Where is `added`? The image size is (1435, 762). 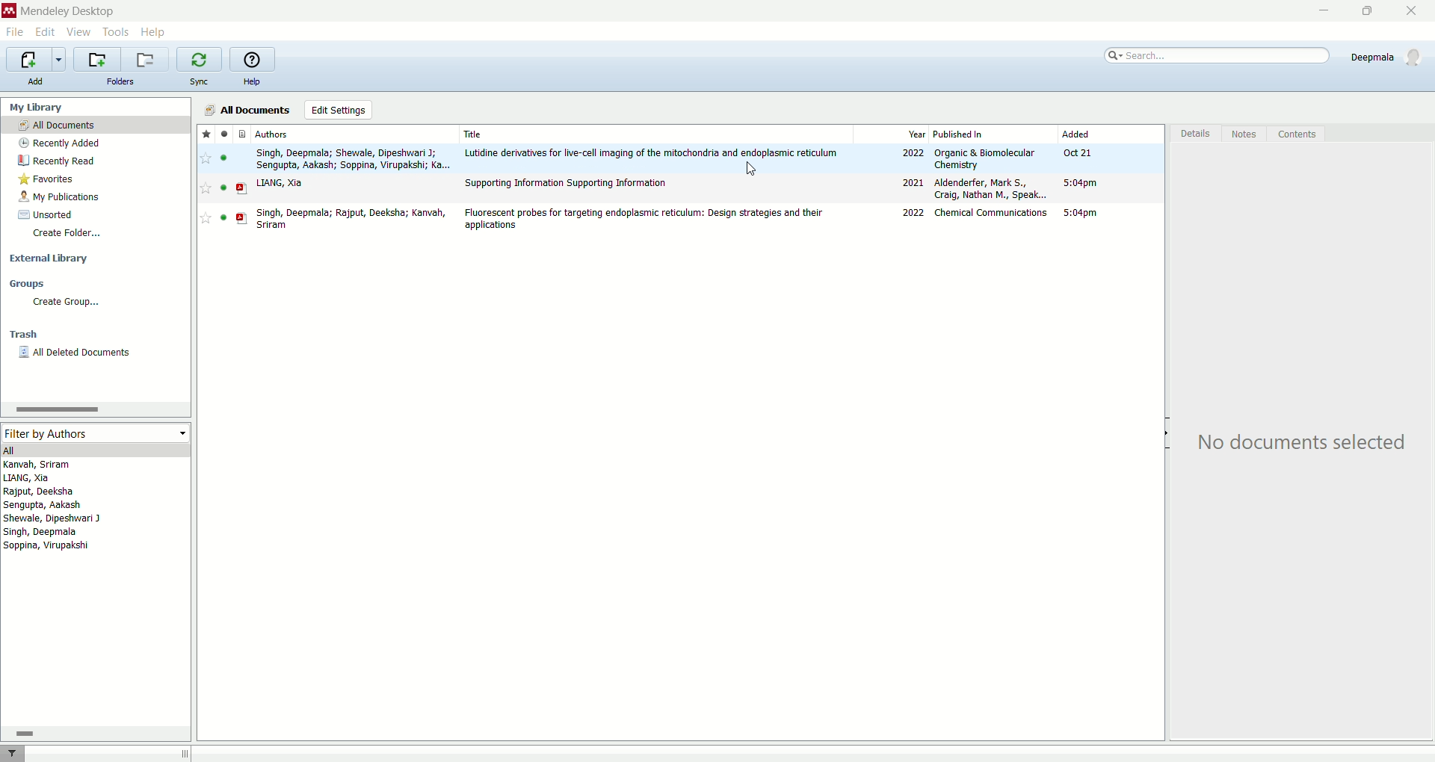
added is located at coordinates (1076, 133).